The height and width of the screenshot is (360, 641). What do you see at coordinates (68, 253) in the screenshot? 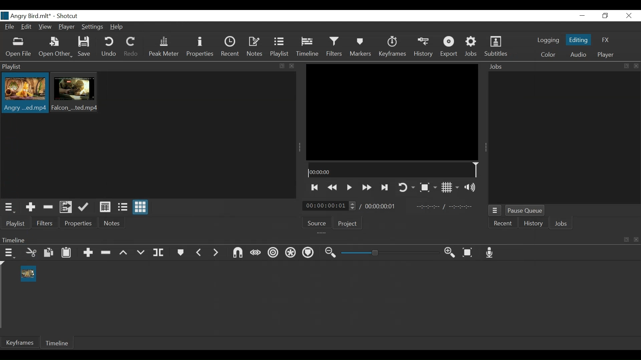
I see `Paste` at bounding box center [68, 253].